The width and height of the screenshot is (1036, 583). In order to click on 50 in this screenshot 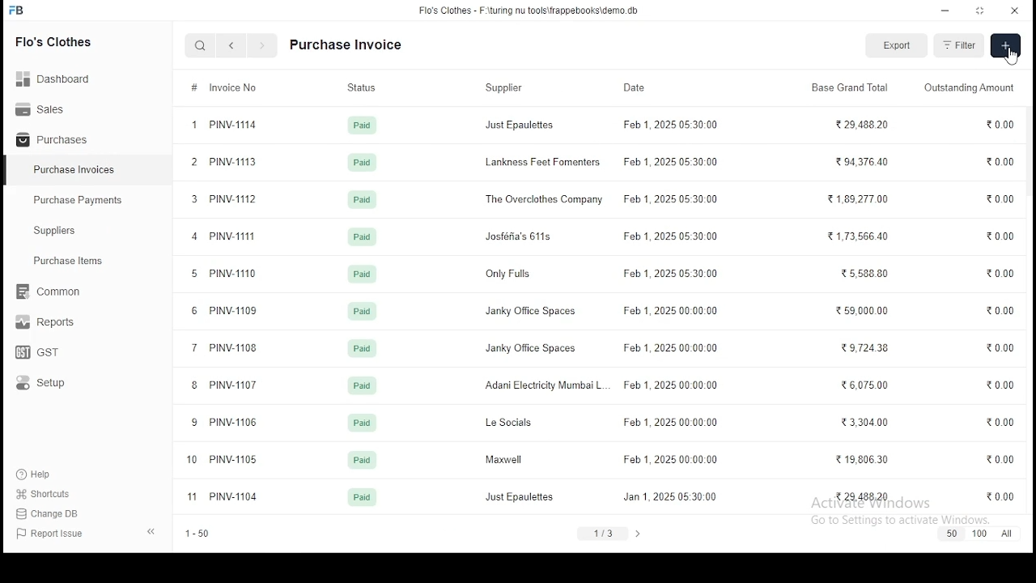, I will do `click(951, 534)`.